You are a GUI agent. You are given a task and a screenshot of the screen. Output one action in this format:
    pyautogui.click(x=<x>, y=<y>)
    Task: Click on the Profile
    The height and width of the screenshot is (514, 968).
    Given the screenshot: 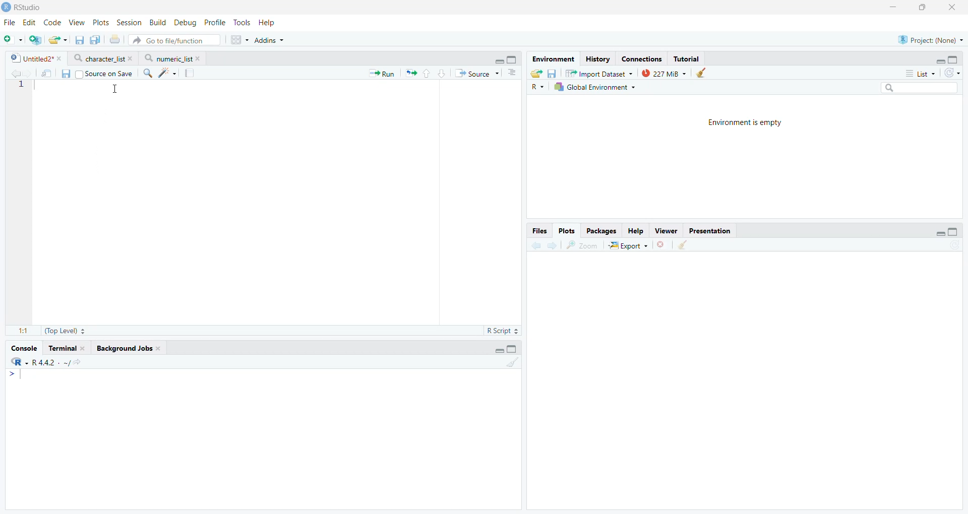 What is the action you would take?
    pyautogui.click(x=214, y=23)
    